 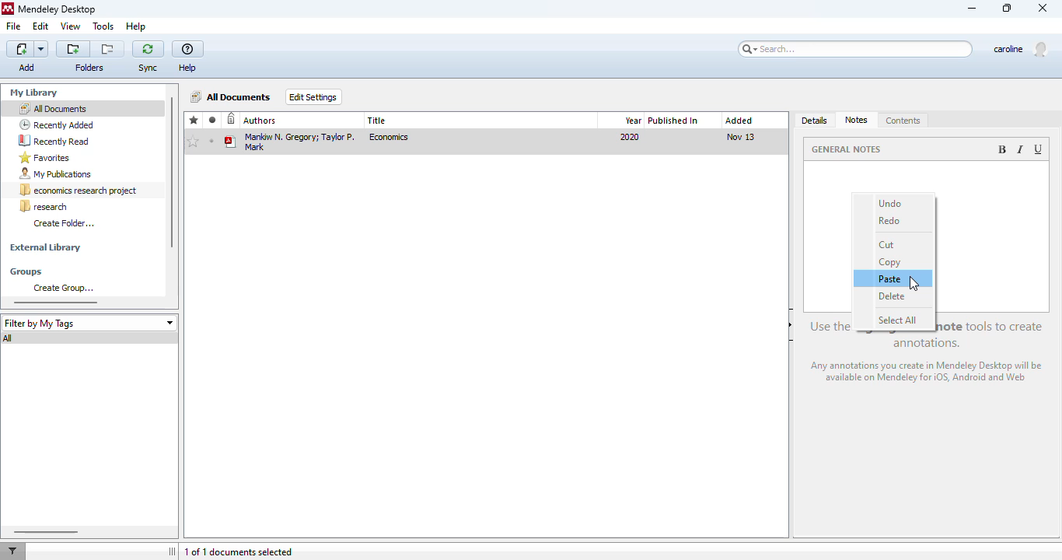 I want to click on use the highlight and note tools to create annotations., so click(x=928, y=342).